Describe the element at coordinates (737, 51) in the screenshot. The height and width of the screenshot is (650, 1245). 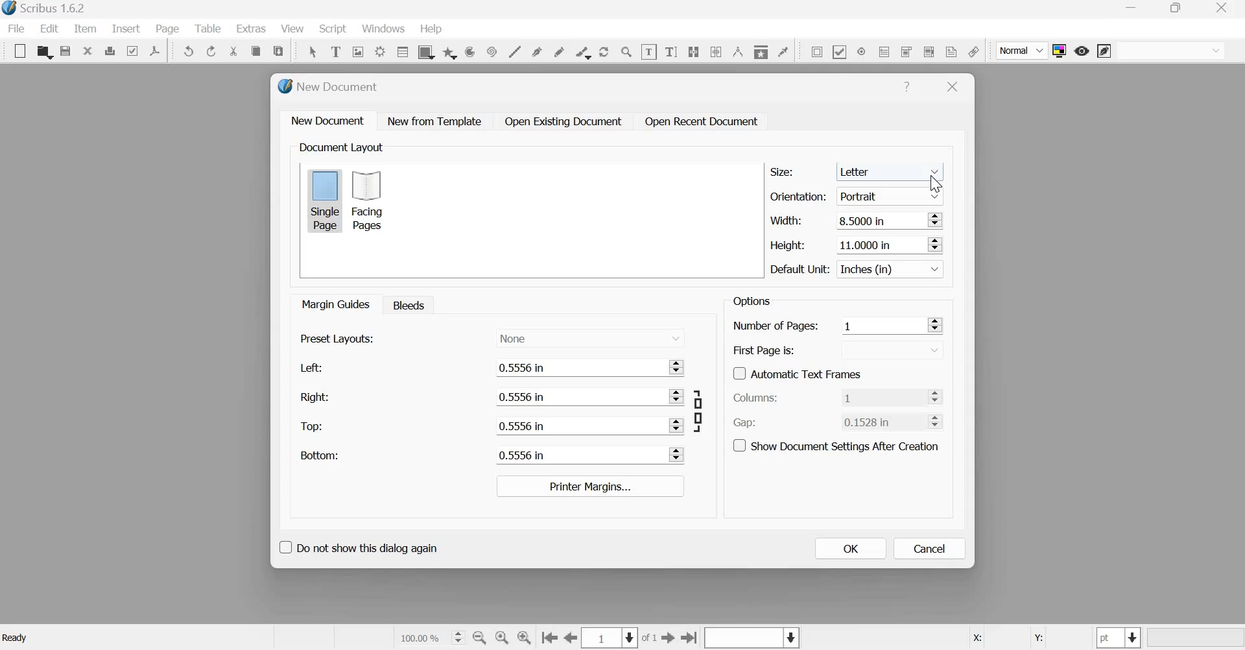
I see `Measurements` at that location.